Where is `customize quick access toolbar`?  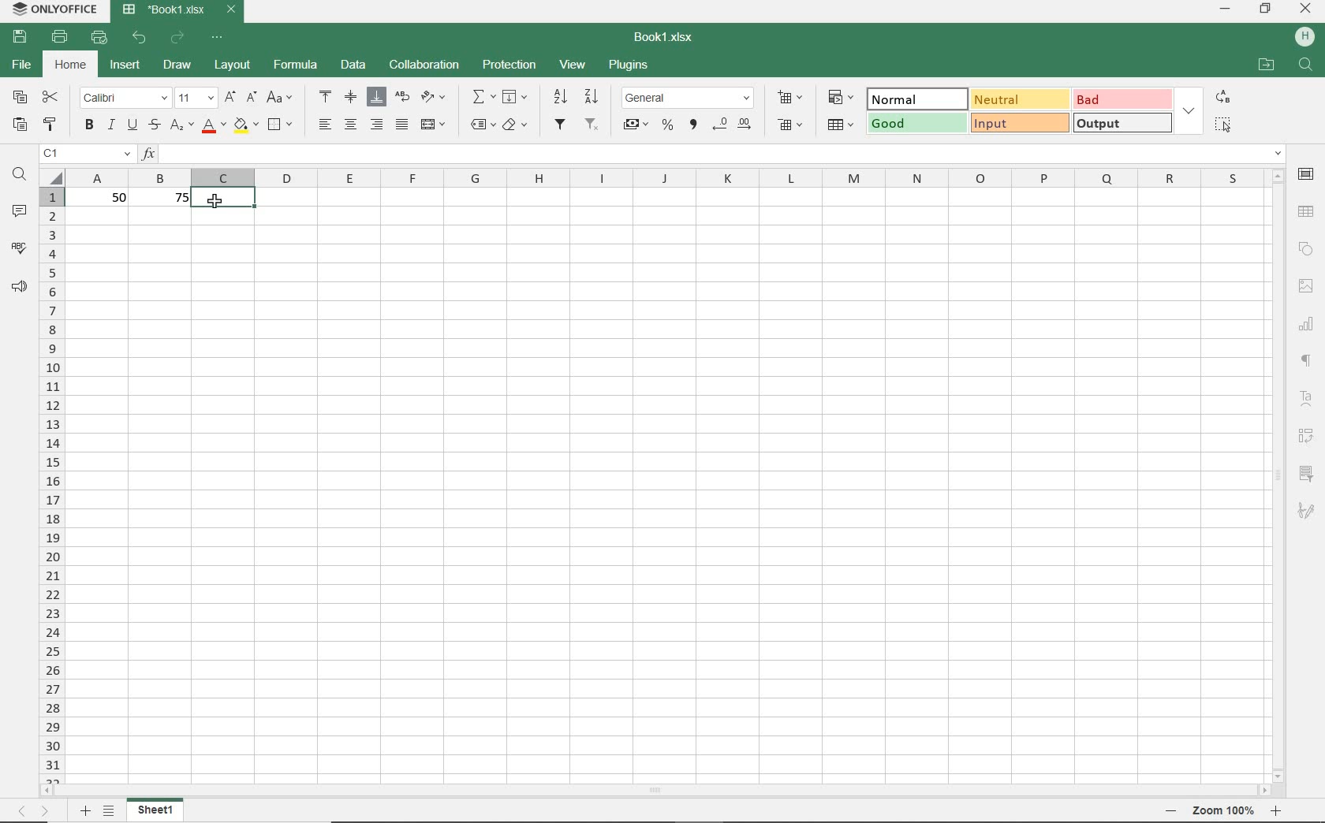
customize quick access toolbar is located at coordinates (219, 39).